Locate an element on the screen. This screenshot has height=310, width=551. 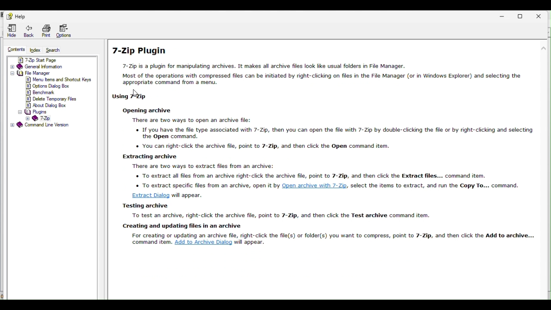
| To test an archive, right-click the archive file, point to 7-Zip, and then click the Test archive command item. is located at coordinates (284, 215).